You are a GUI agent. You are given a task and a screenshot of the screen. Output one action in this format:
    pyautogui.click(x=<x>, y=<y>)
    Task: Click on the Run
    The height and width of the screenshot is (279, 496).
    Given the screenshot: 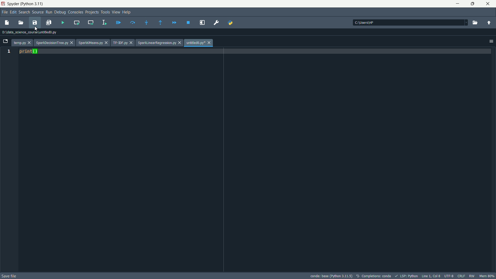 What is the action you would take?
    pyautogui.click(x=50, y=12)
    